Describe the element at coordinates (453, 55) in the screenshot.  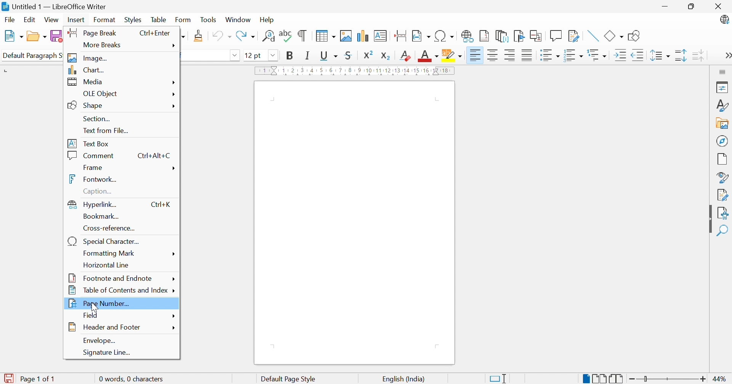
I see `Character highlighting color` at that location.